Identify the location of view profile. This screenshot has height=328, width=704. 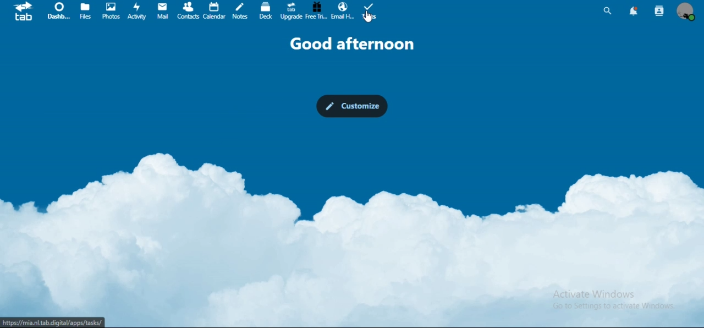
(687, 13).